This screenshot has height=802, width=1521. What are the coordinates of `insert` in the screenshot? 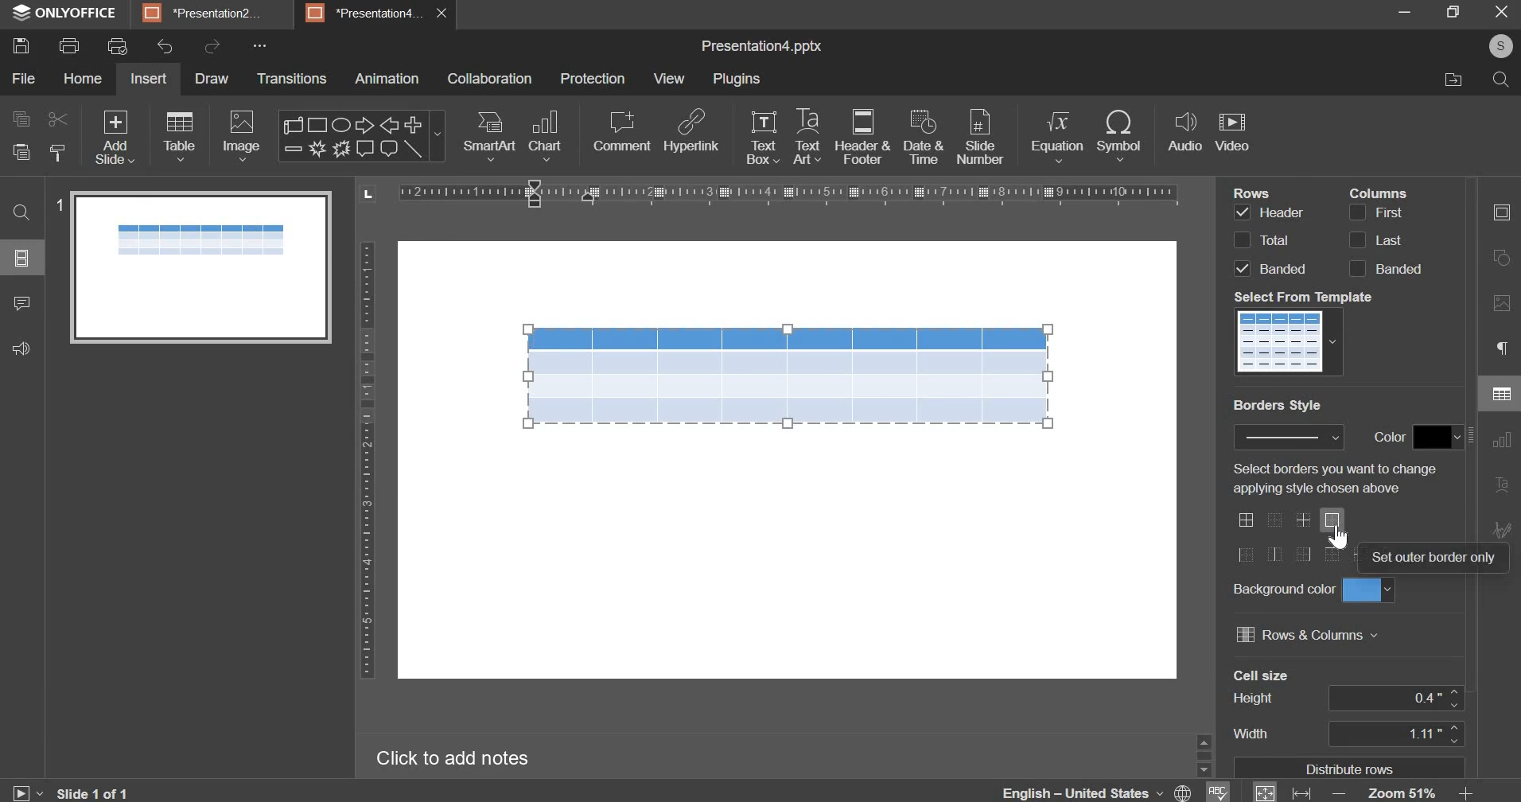 It's located at (147, 79).